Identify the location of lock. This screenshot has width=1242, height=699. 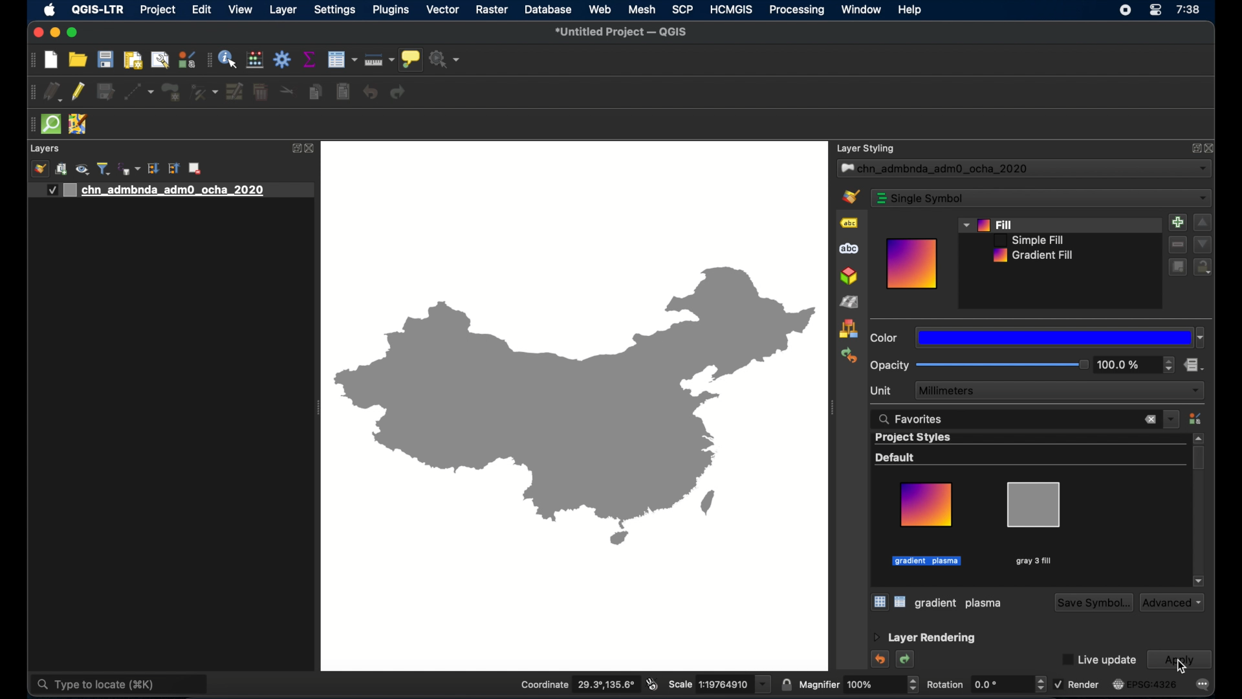
(1203, 268).